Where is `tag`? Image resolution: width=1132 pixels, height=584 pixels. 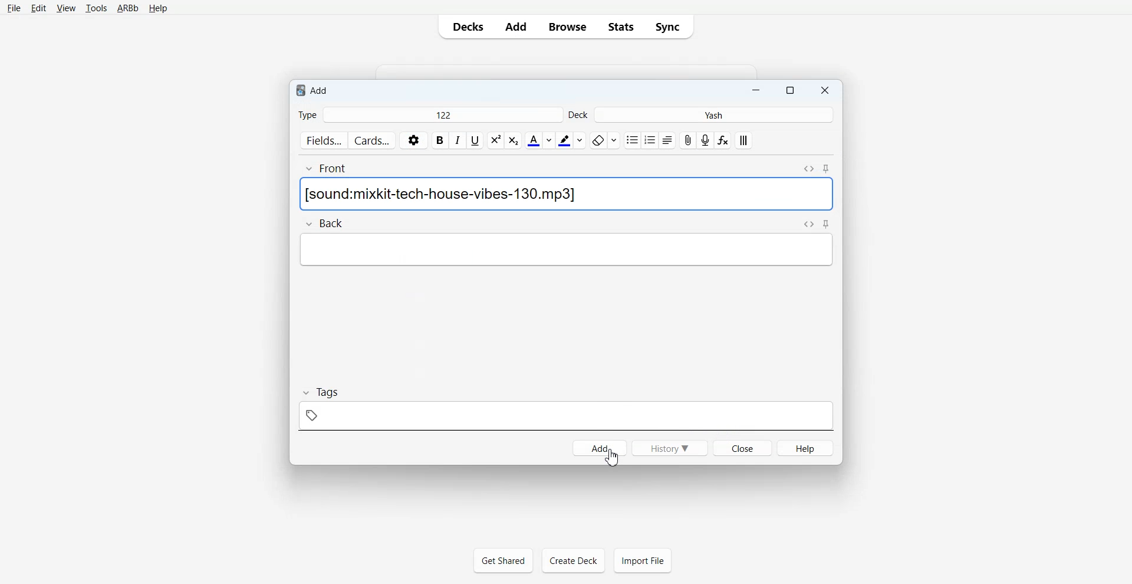
tag is located at coordinates (314, 415).